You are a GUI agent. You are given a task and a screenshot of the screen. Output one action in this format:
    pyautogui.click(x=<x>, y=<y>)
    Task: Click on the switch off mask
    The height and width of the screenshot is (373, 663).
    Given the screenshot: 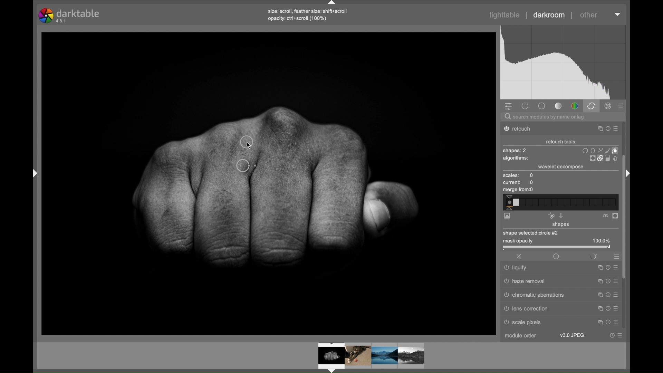 What is the action you would take?
    pyautogui.click(x=605, y=216)
    